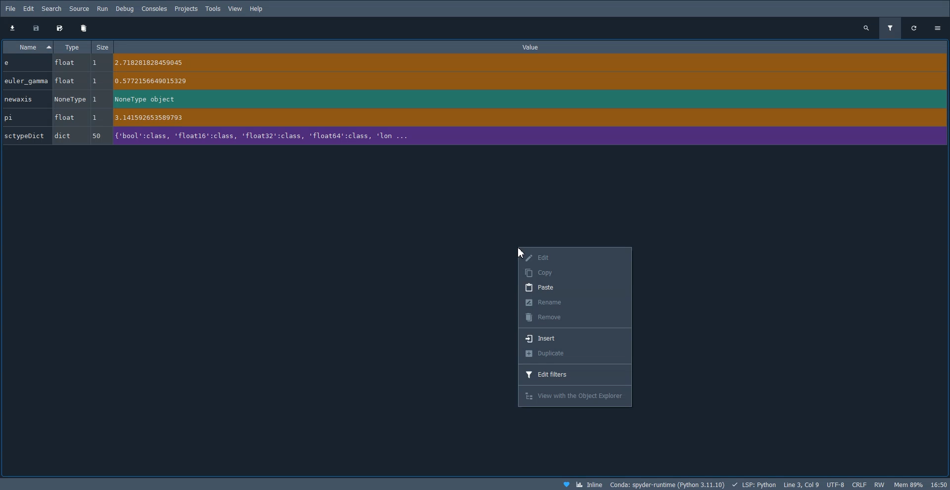 This screenshot has width=950, height=490. Describe the element at coordinates (530, 47) in the screenshot. I see `Value` at that location.